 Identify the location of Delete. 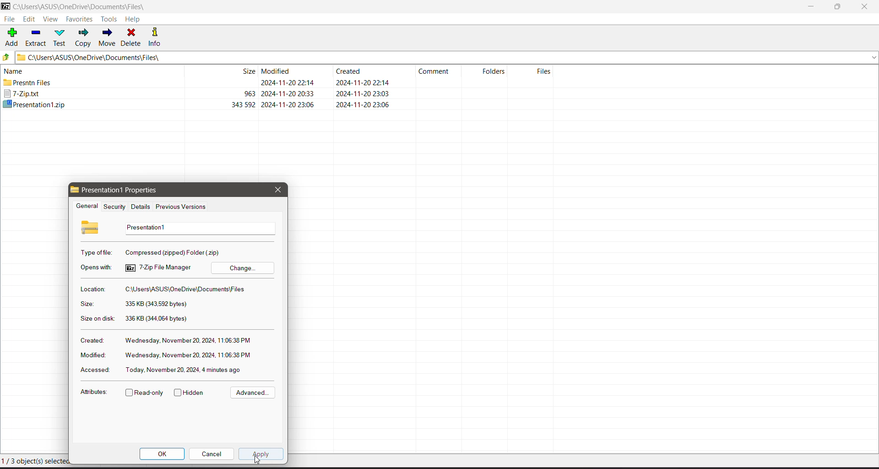
(132, 37).